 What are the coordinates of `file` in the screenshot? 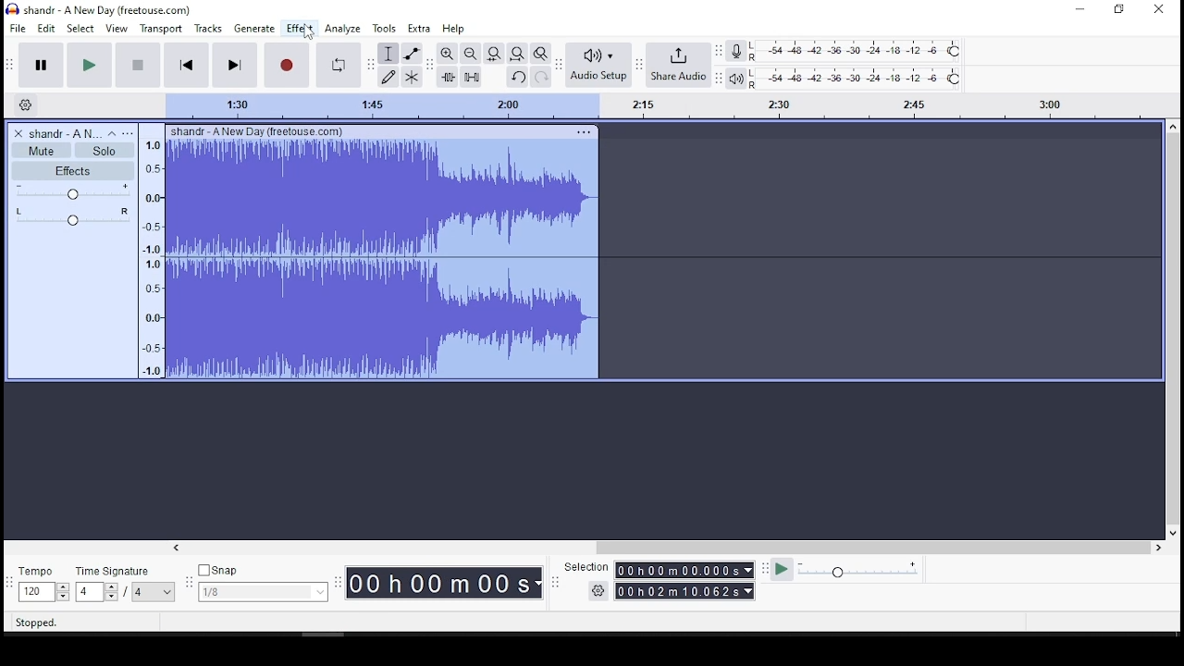 It's located at (17, 28).